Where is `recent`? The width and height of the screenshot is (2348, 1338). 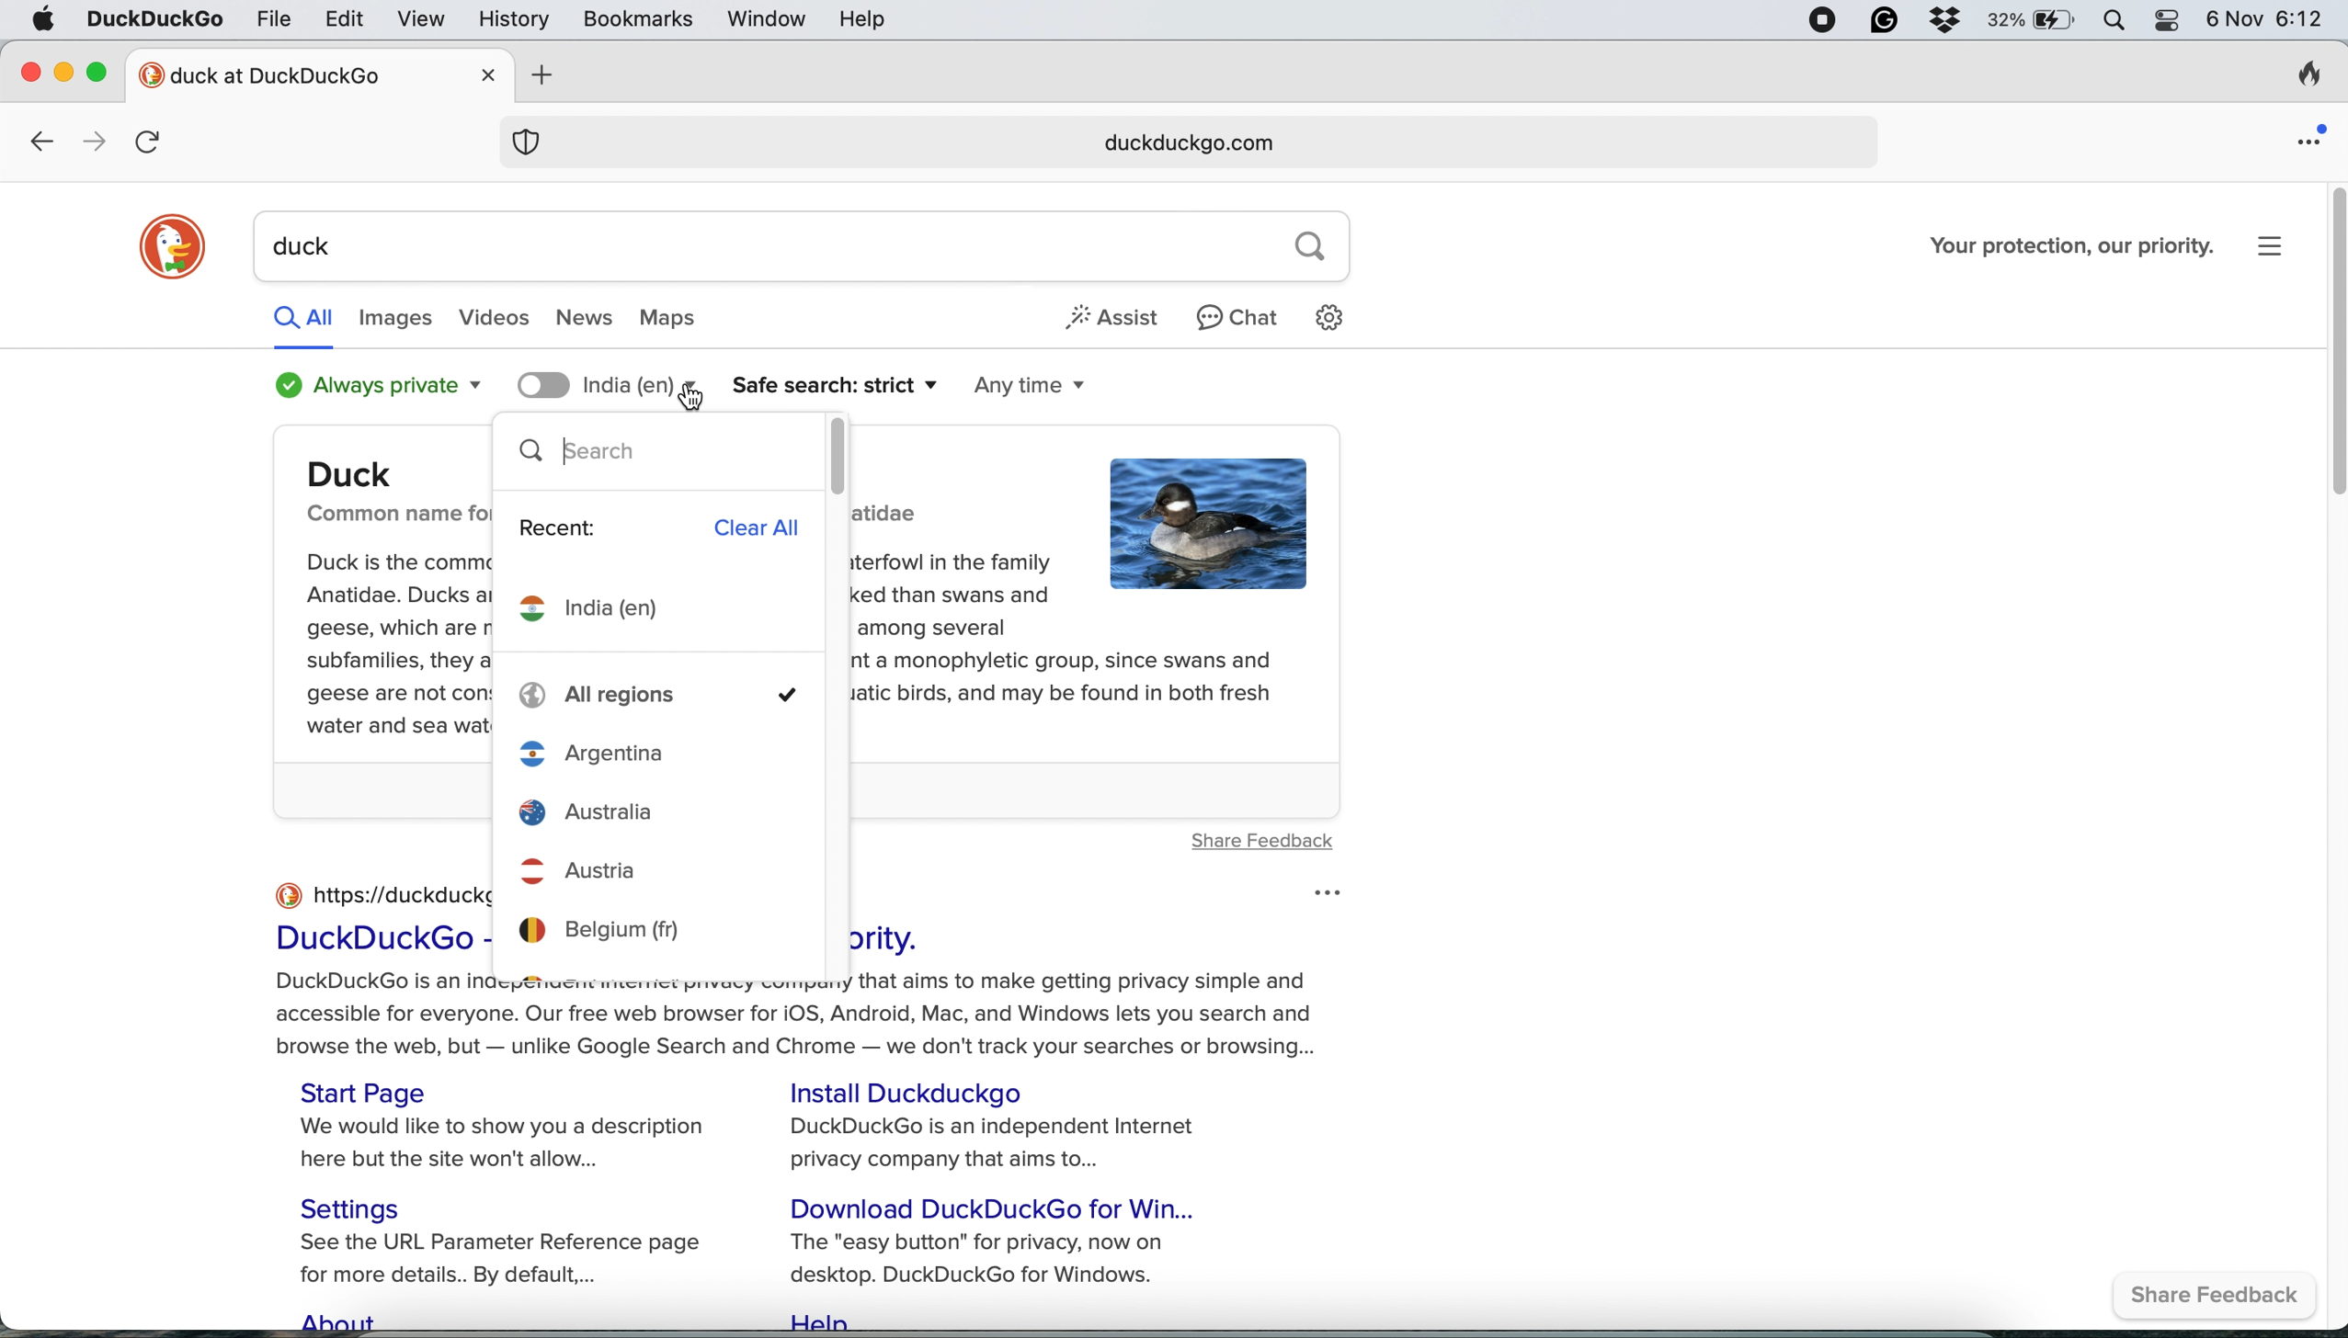
recent is located at coordinates (561, 528).